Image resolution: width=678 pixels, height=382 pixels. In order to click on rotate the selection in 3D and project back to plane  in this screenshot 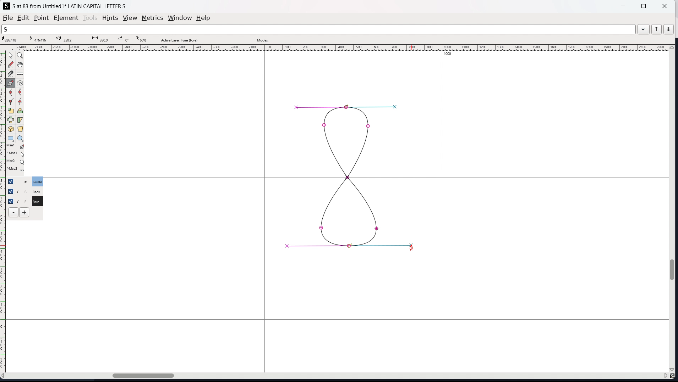, I will do `click(11, 129)`.